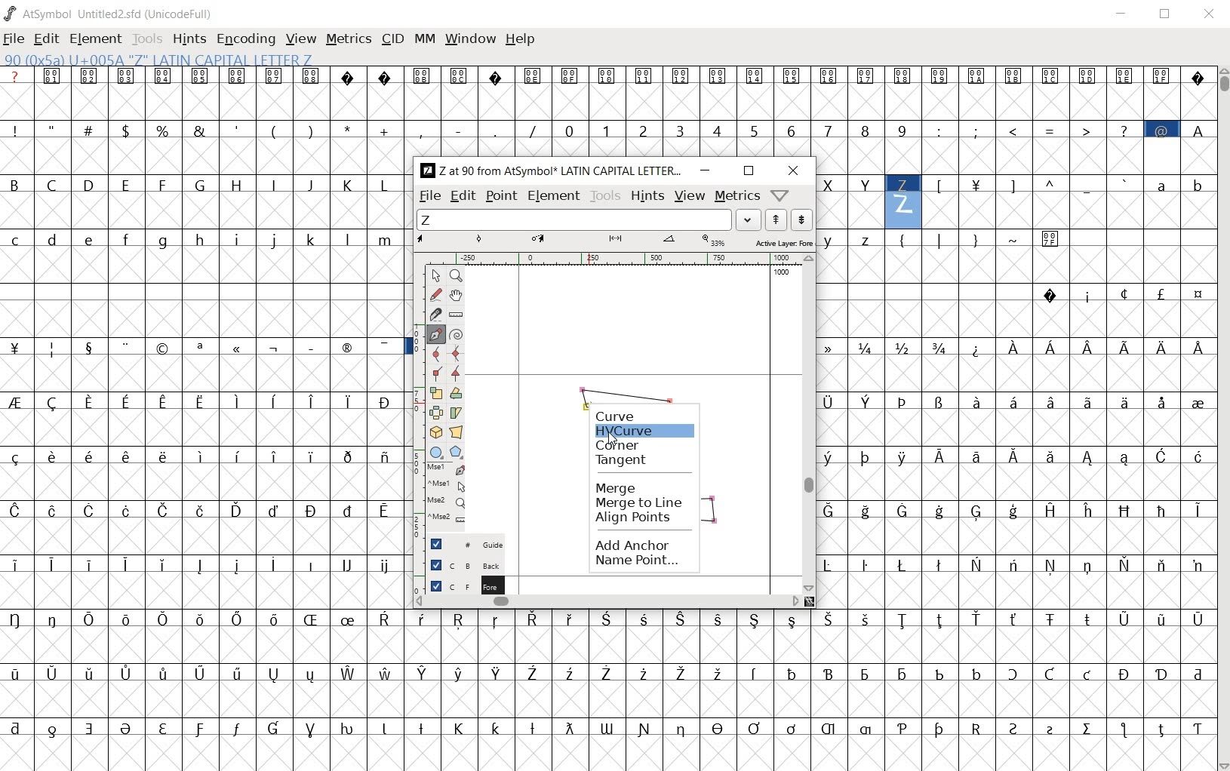  Describe the element at coordinates (457, 295) in the screenshot. I see `scroll by hand` at that location.